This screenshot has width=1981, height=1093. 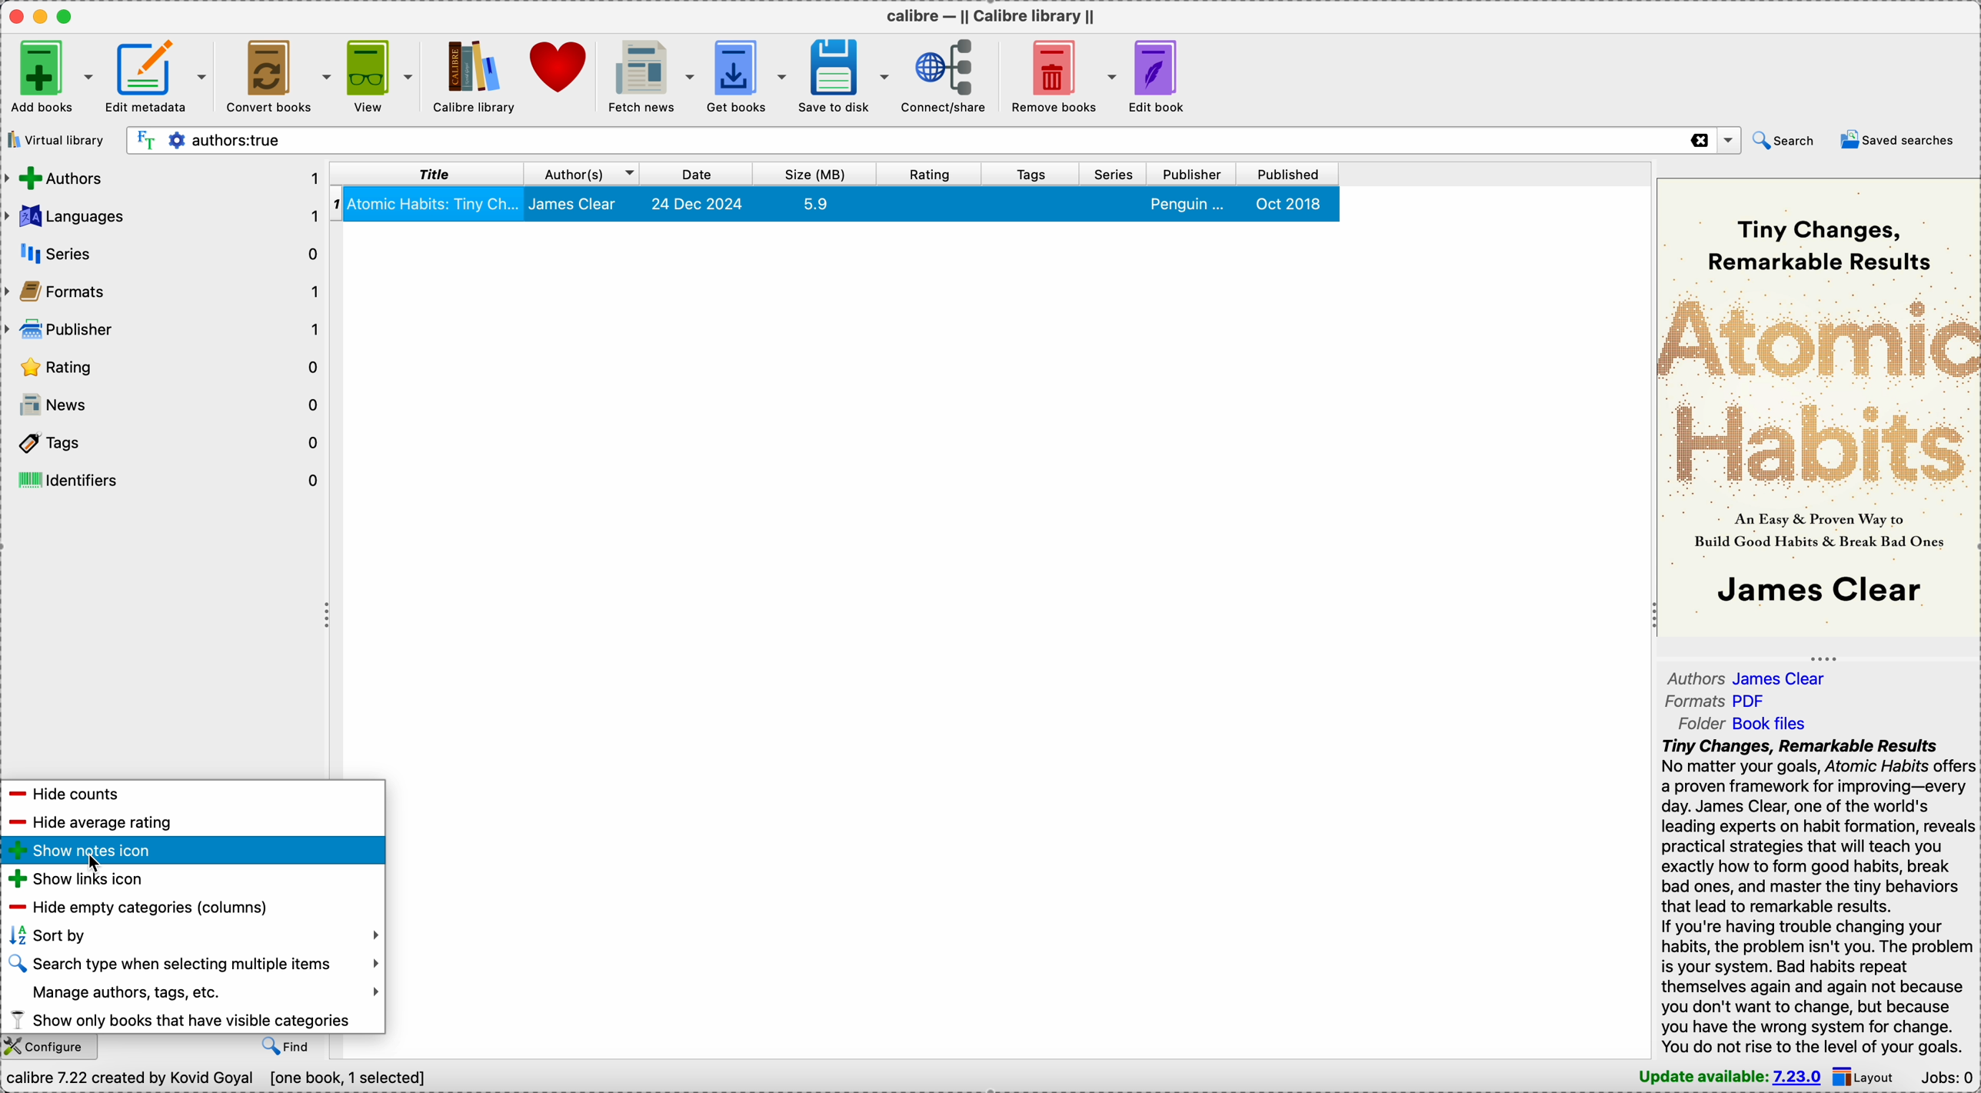 I want to click on hide counts, so click(x=66, y=791).